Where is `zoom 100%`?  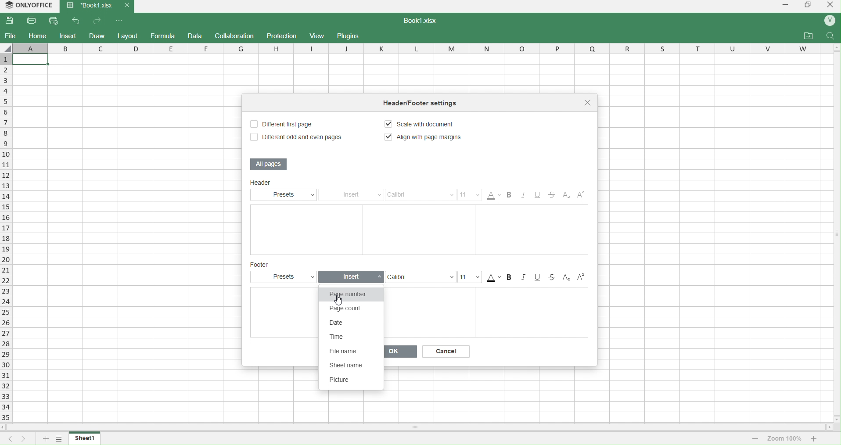 zoom 100% is located at coordinates (785, 438).